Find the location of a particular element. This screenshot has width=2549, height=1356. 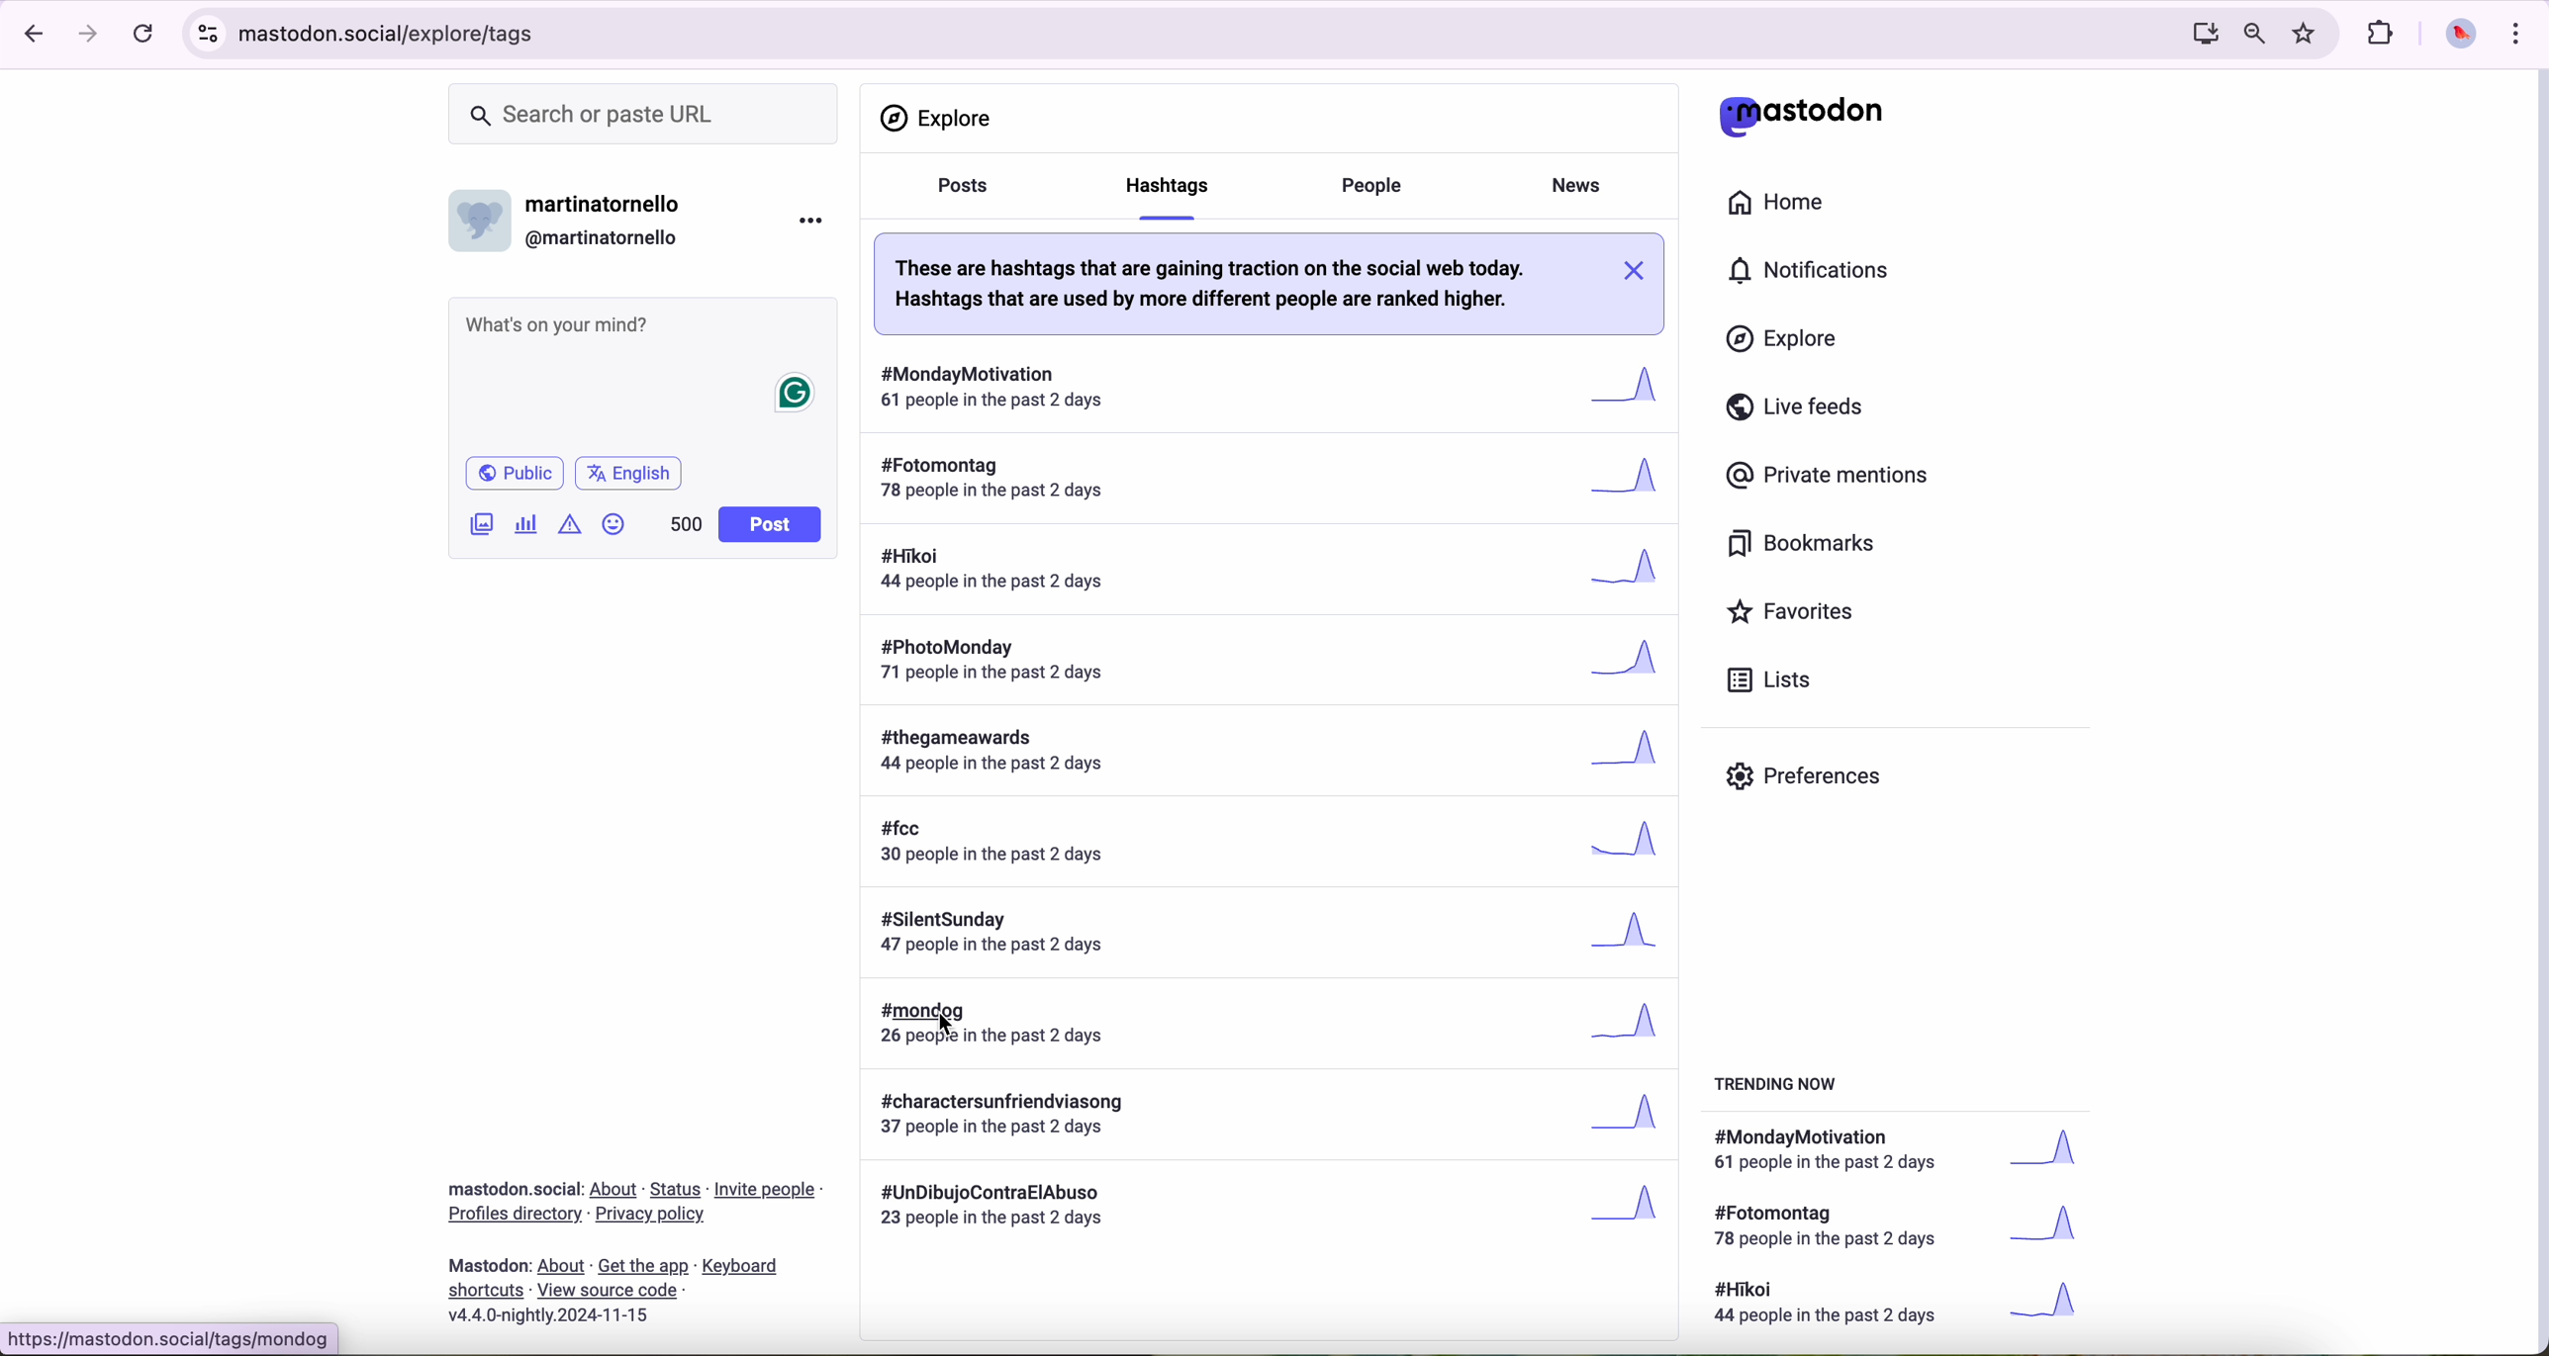

#PhotoMonday is located at coordinates (1275, 662).